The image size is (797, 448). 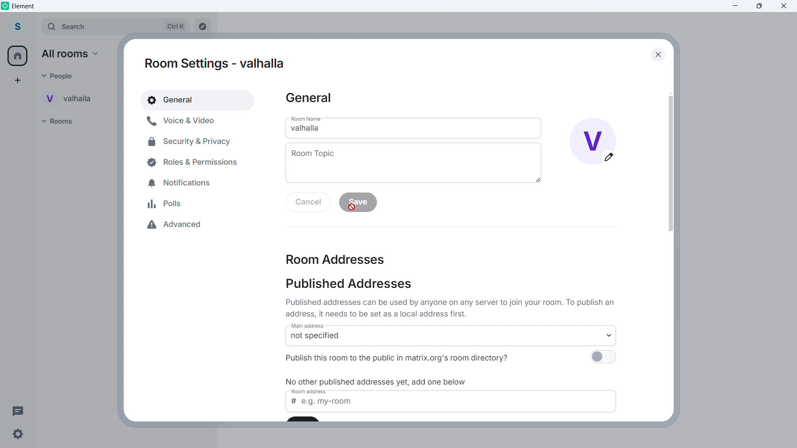 I want to click on name changed- valhalla, so click(x=262, y=64).